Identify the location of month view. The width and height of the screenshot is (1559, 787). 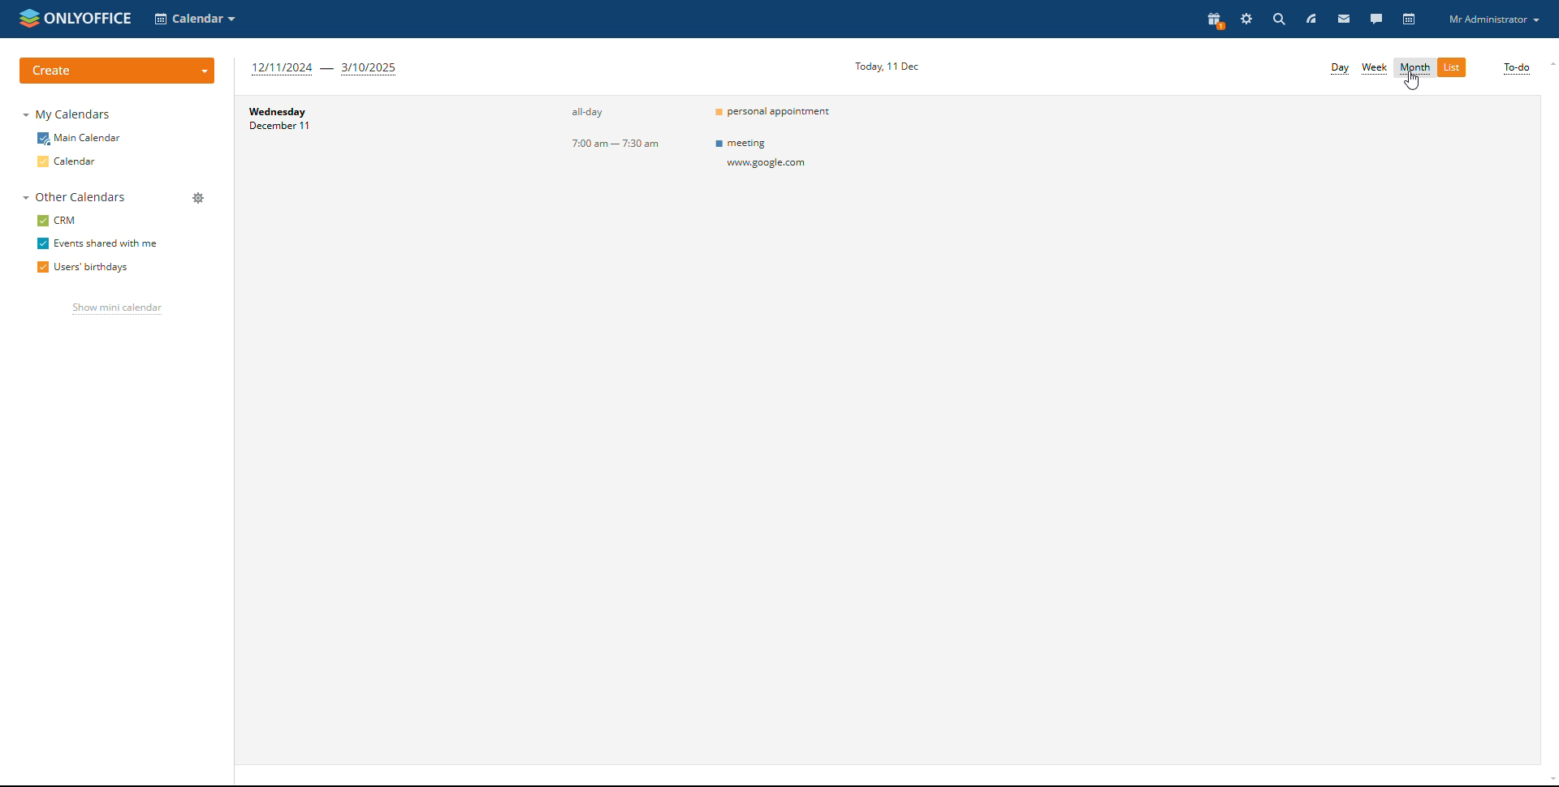
(1414, 69).